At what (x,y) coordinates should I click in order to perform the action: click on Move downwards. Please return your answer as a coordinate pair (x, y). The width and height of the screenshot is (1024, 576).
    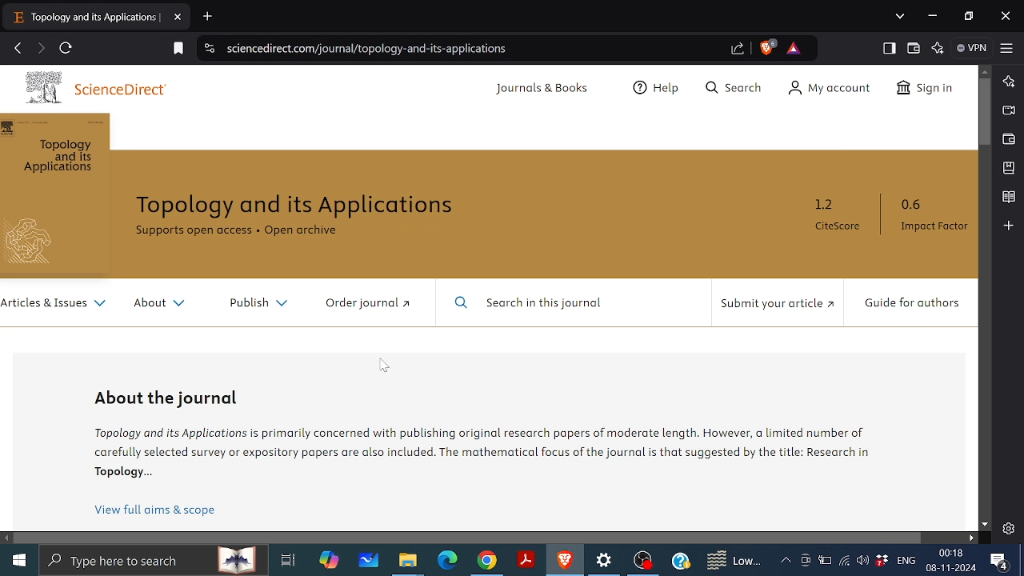
    Looking at the image, I should click on (984, 526).